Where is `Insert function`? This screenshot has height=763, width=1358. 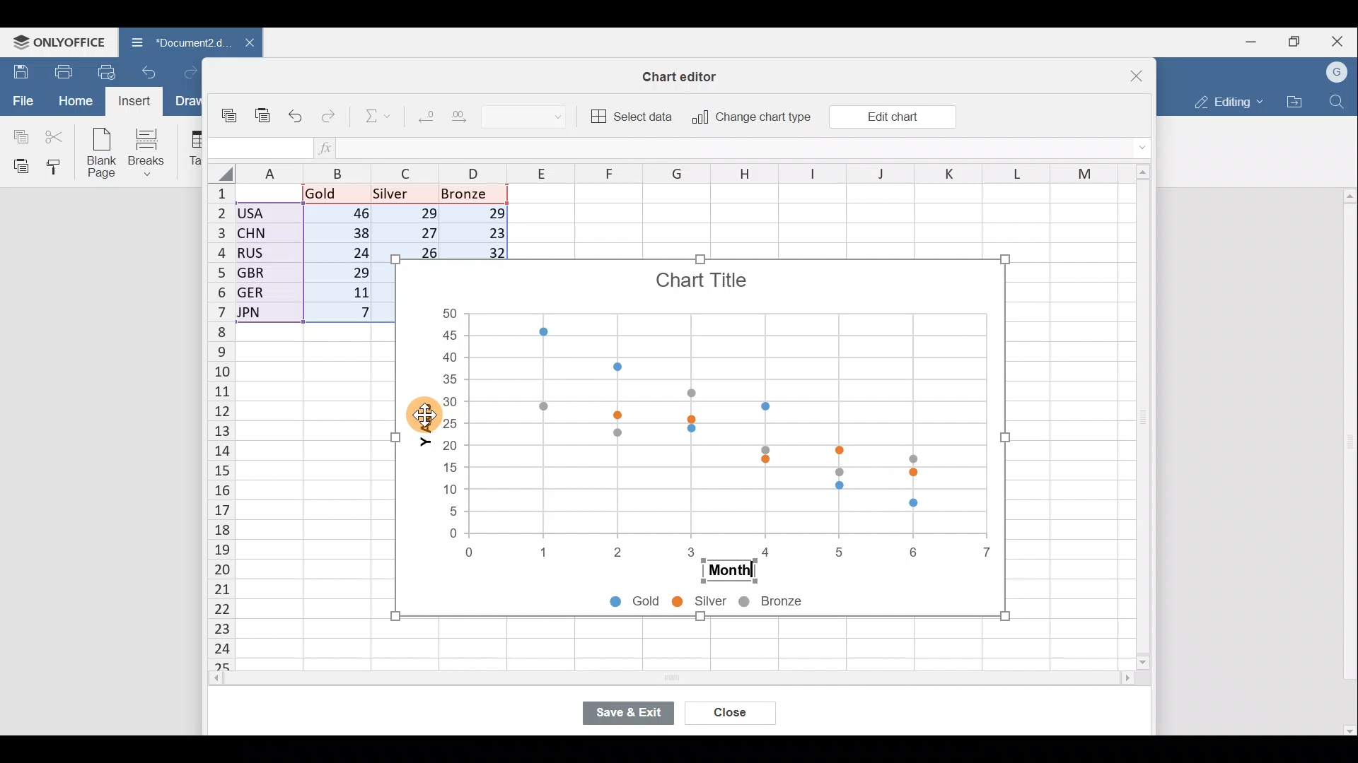 Insert function is located at coordinates (327, 148).